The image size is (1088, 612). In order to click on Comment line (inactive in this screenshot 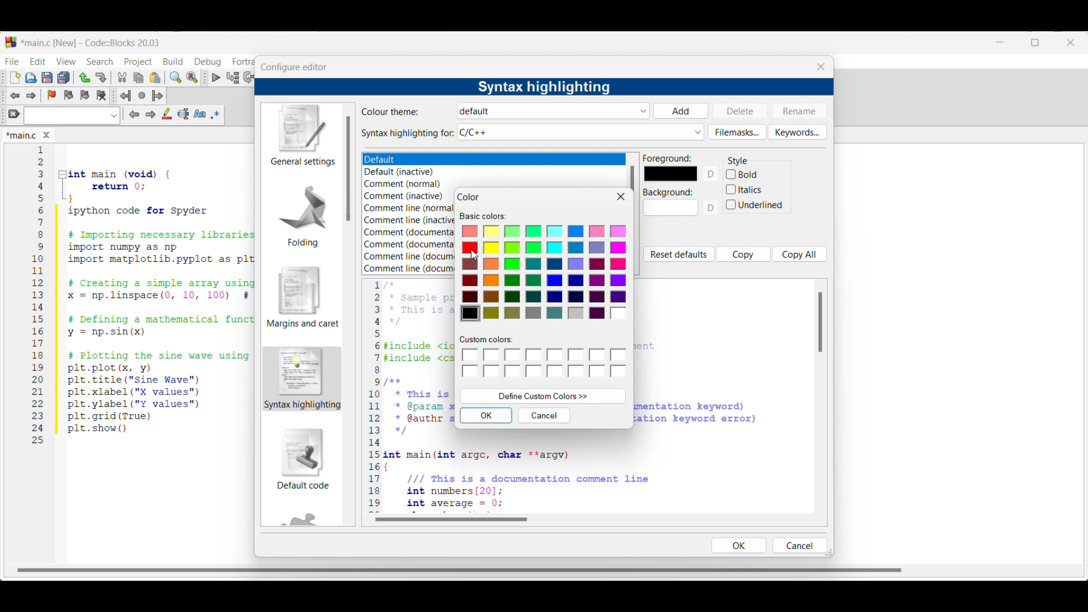, I will do `click(410, 220)`.